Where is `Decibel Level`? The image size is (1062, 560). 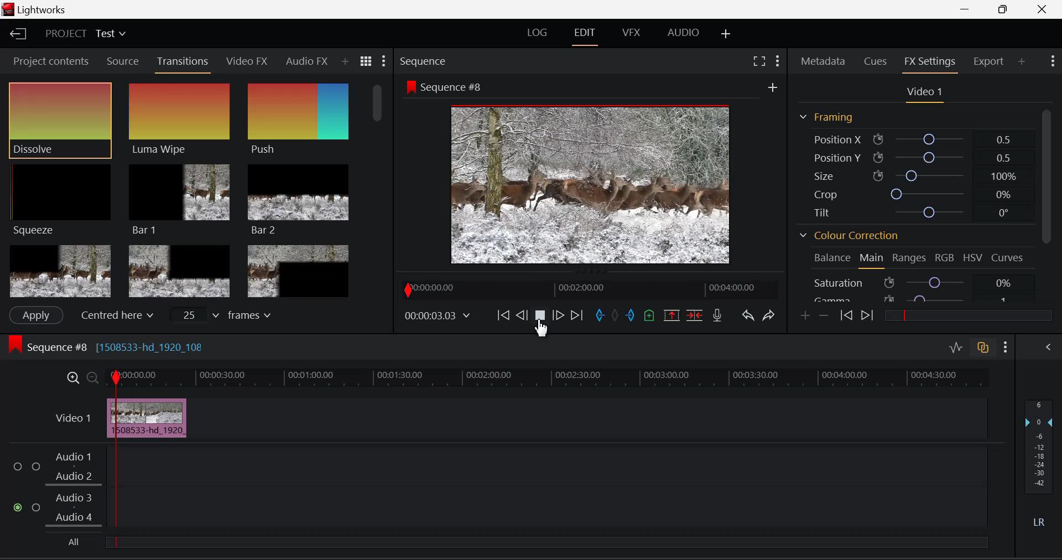
Decibel Level is located at coordinates (1041, 465).